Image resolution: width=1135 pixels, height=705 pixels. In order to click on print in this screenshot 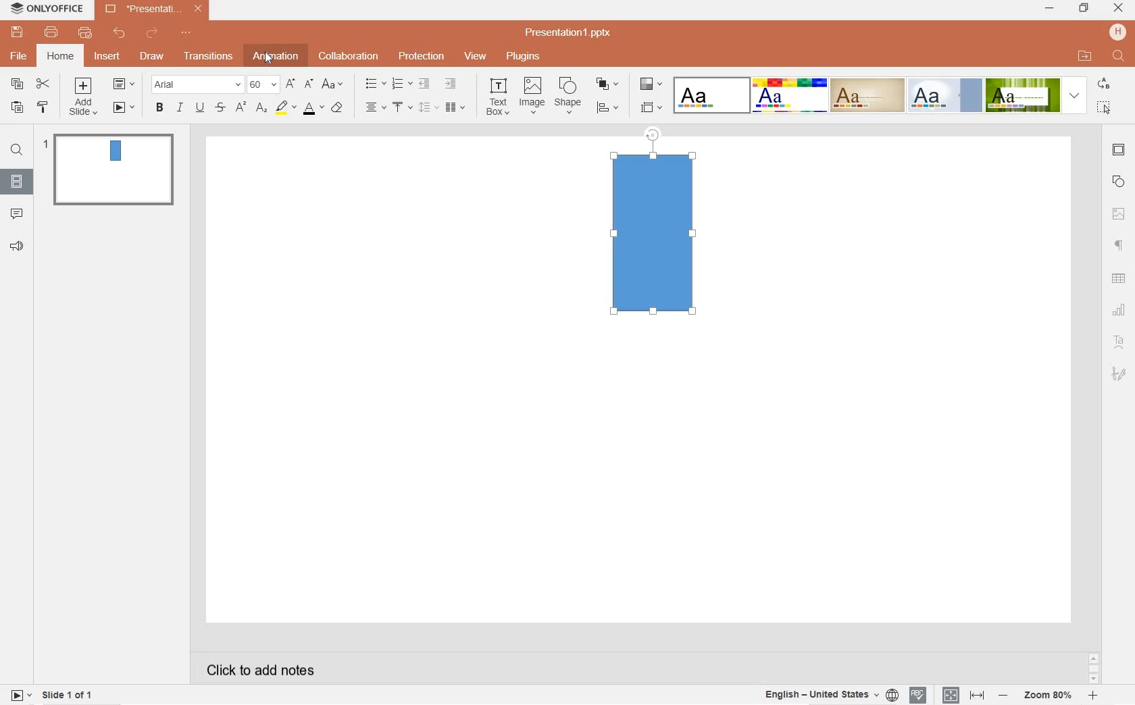, I will do `click(52, 32)`.